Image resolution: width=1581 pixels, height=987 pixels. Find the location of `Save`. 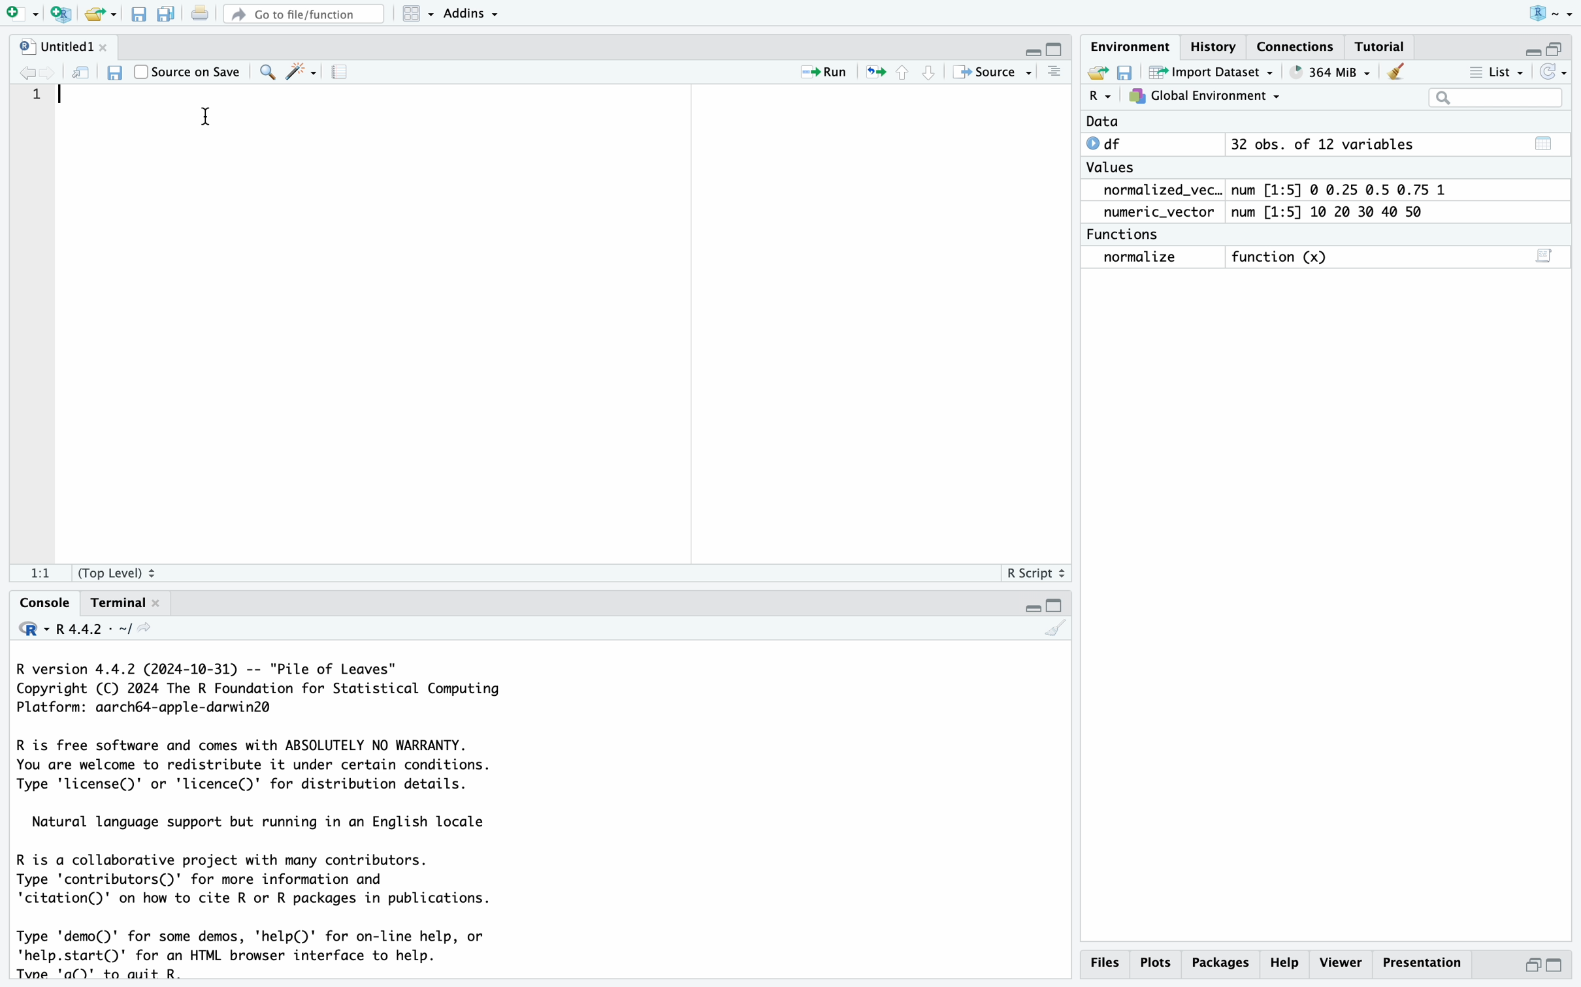

Save is located at coordinates (112, 72).